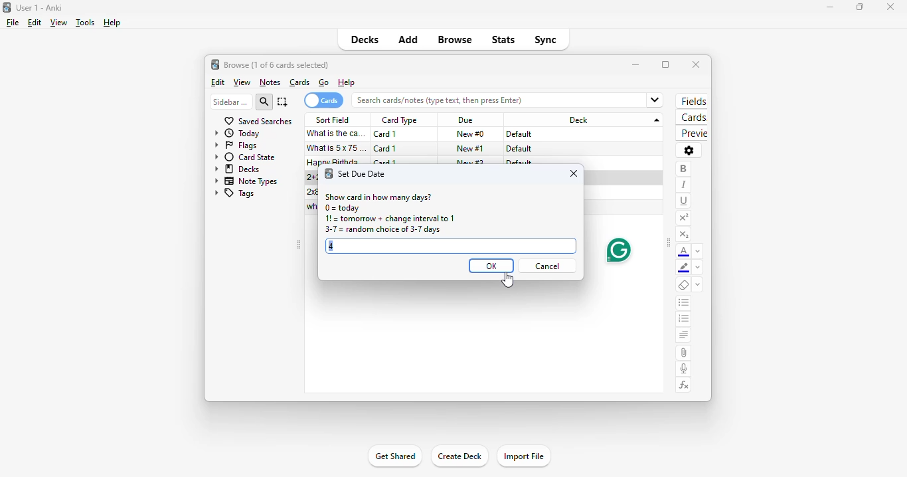 Image resolution: width=907 pixels, height=477 pixels. What do you see at coordinates (503, 39) in the screenshot?
I see `stats` at bounding box center [503, 39].